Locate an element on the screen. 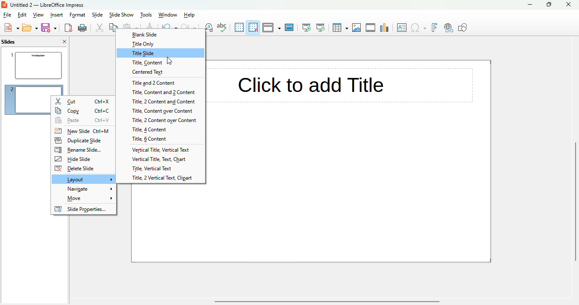 This screenshot has width=579, height=305. new slide is located at coordinates (25, 100).